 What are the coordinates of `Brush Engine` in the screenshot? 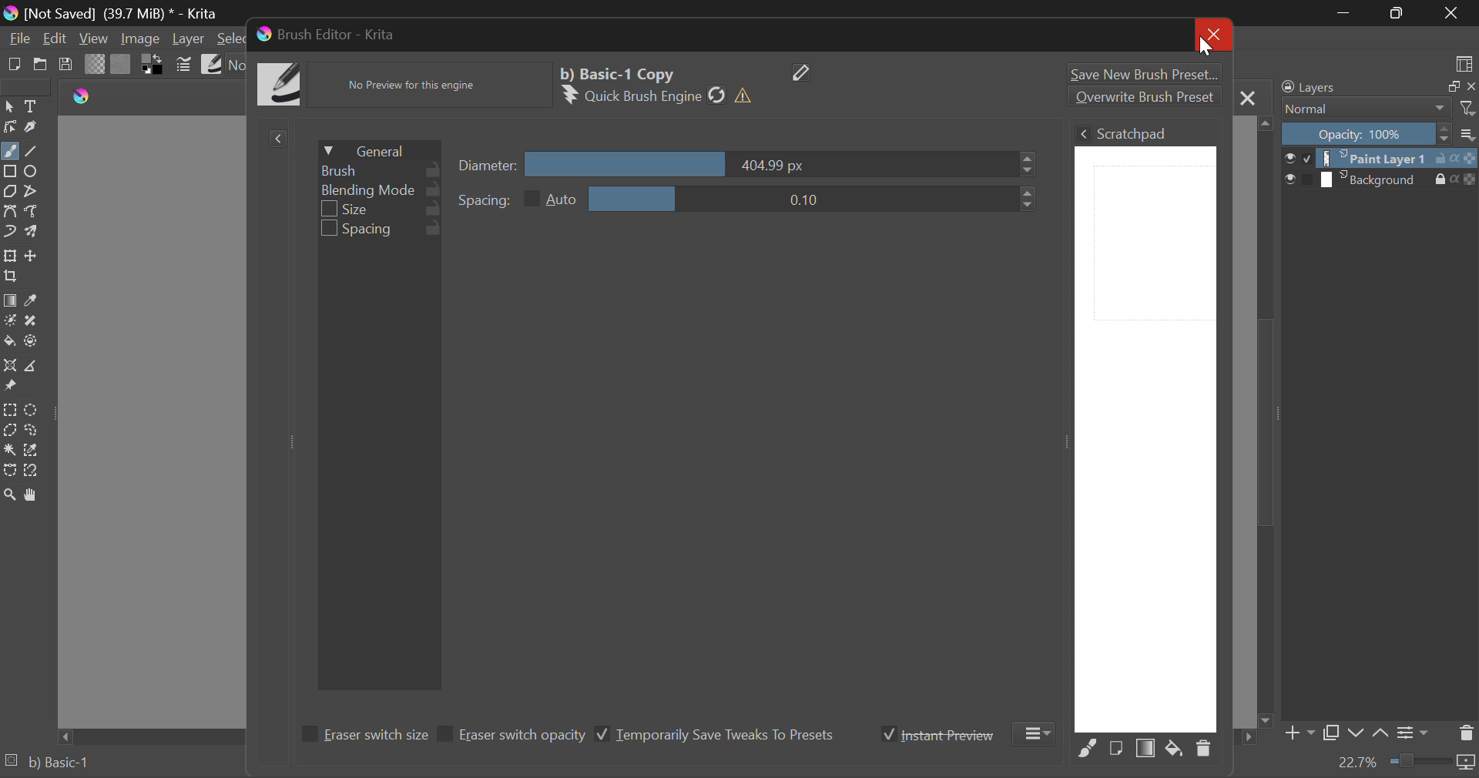 It's located at (660, 96).